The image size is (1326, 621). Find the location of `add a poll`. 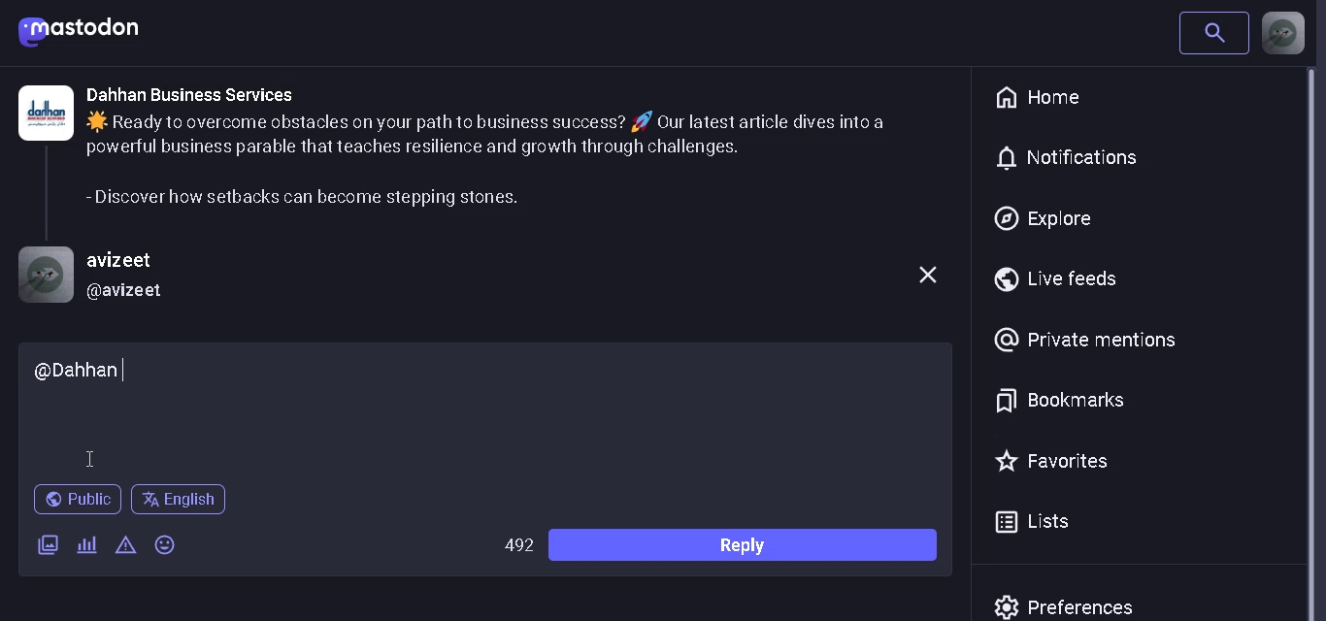

add a poll is located at coordinates (85, 547).